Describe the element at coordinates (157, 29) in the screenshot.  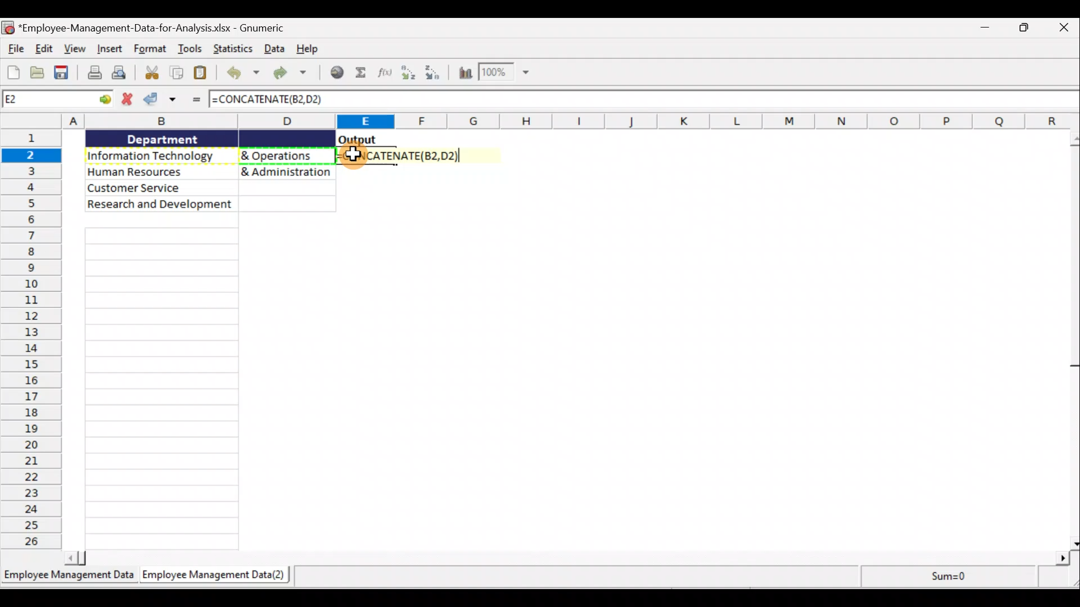
I see `Document name` at that location.